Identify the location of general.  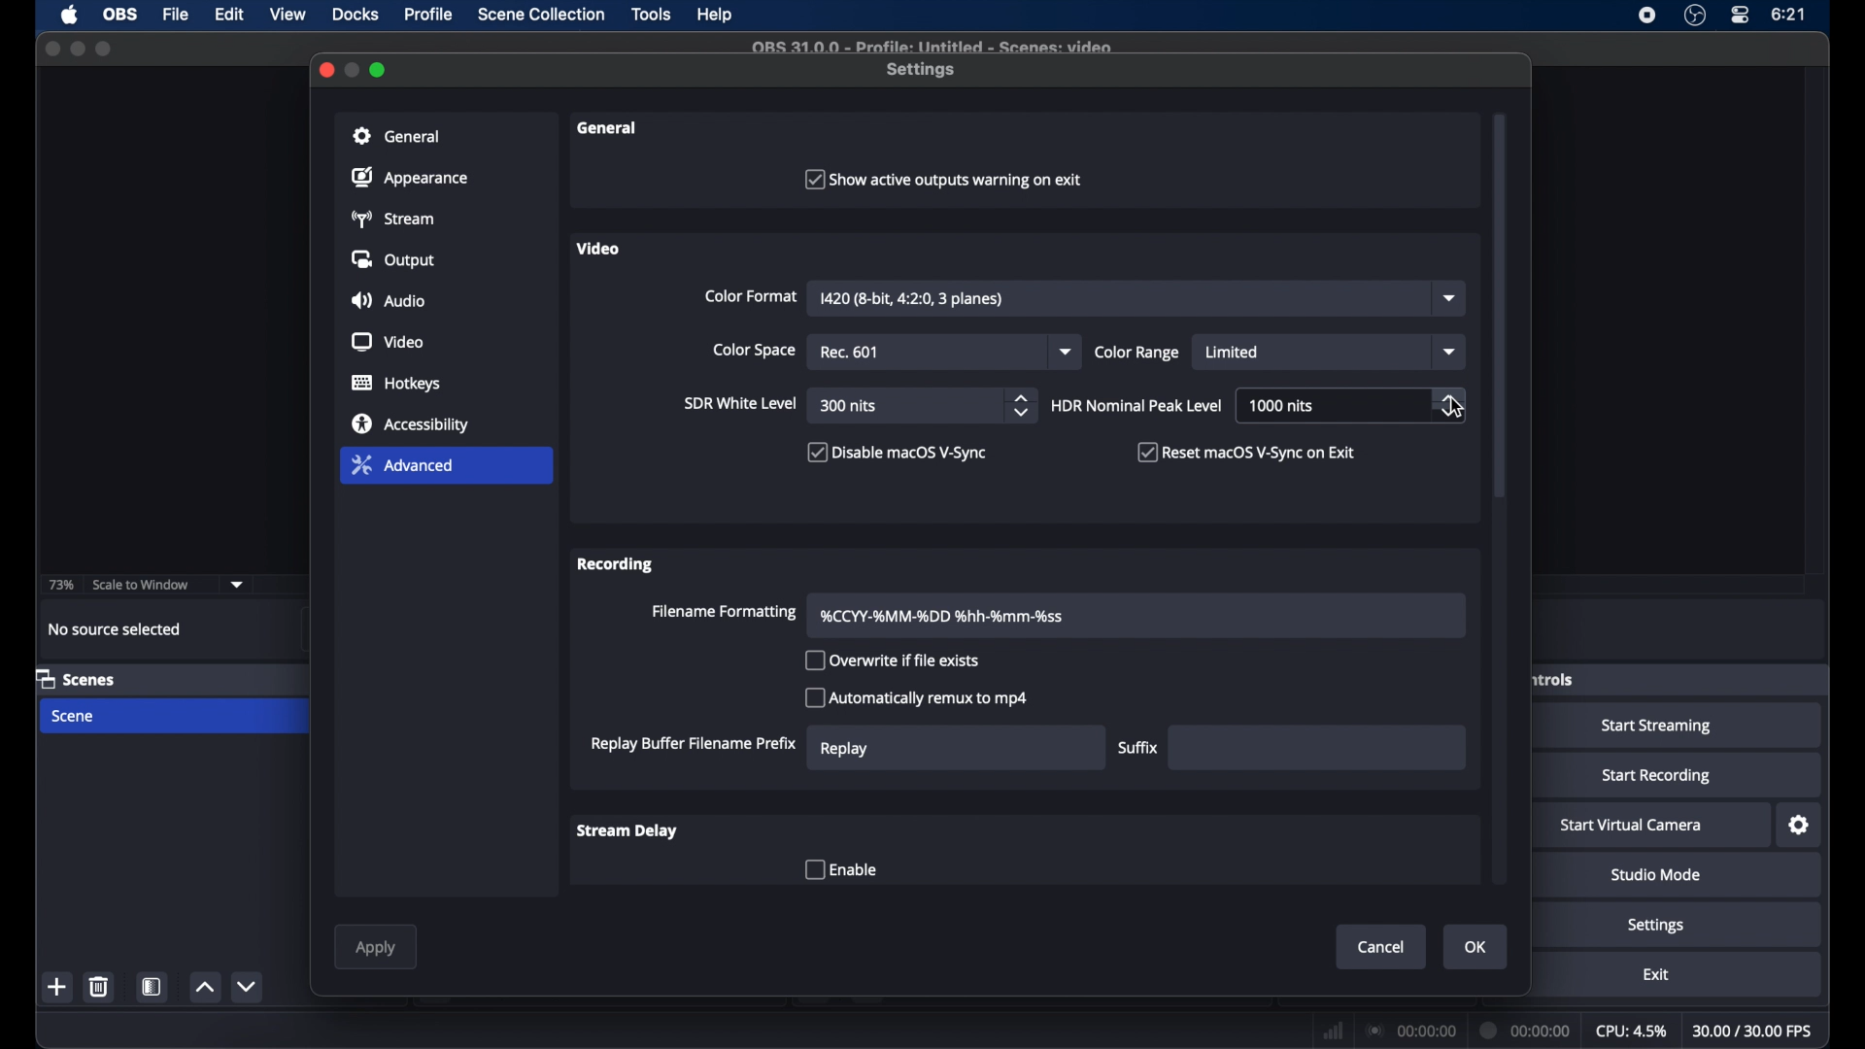
(397, 136).